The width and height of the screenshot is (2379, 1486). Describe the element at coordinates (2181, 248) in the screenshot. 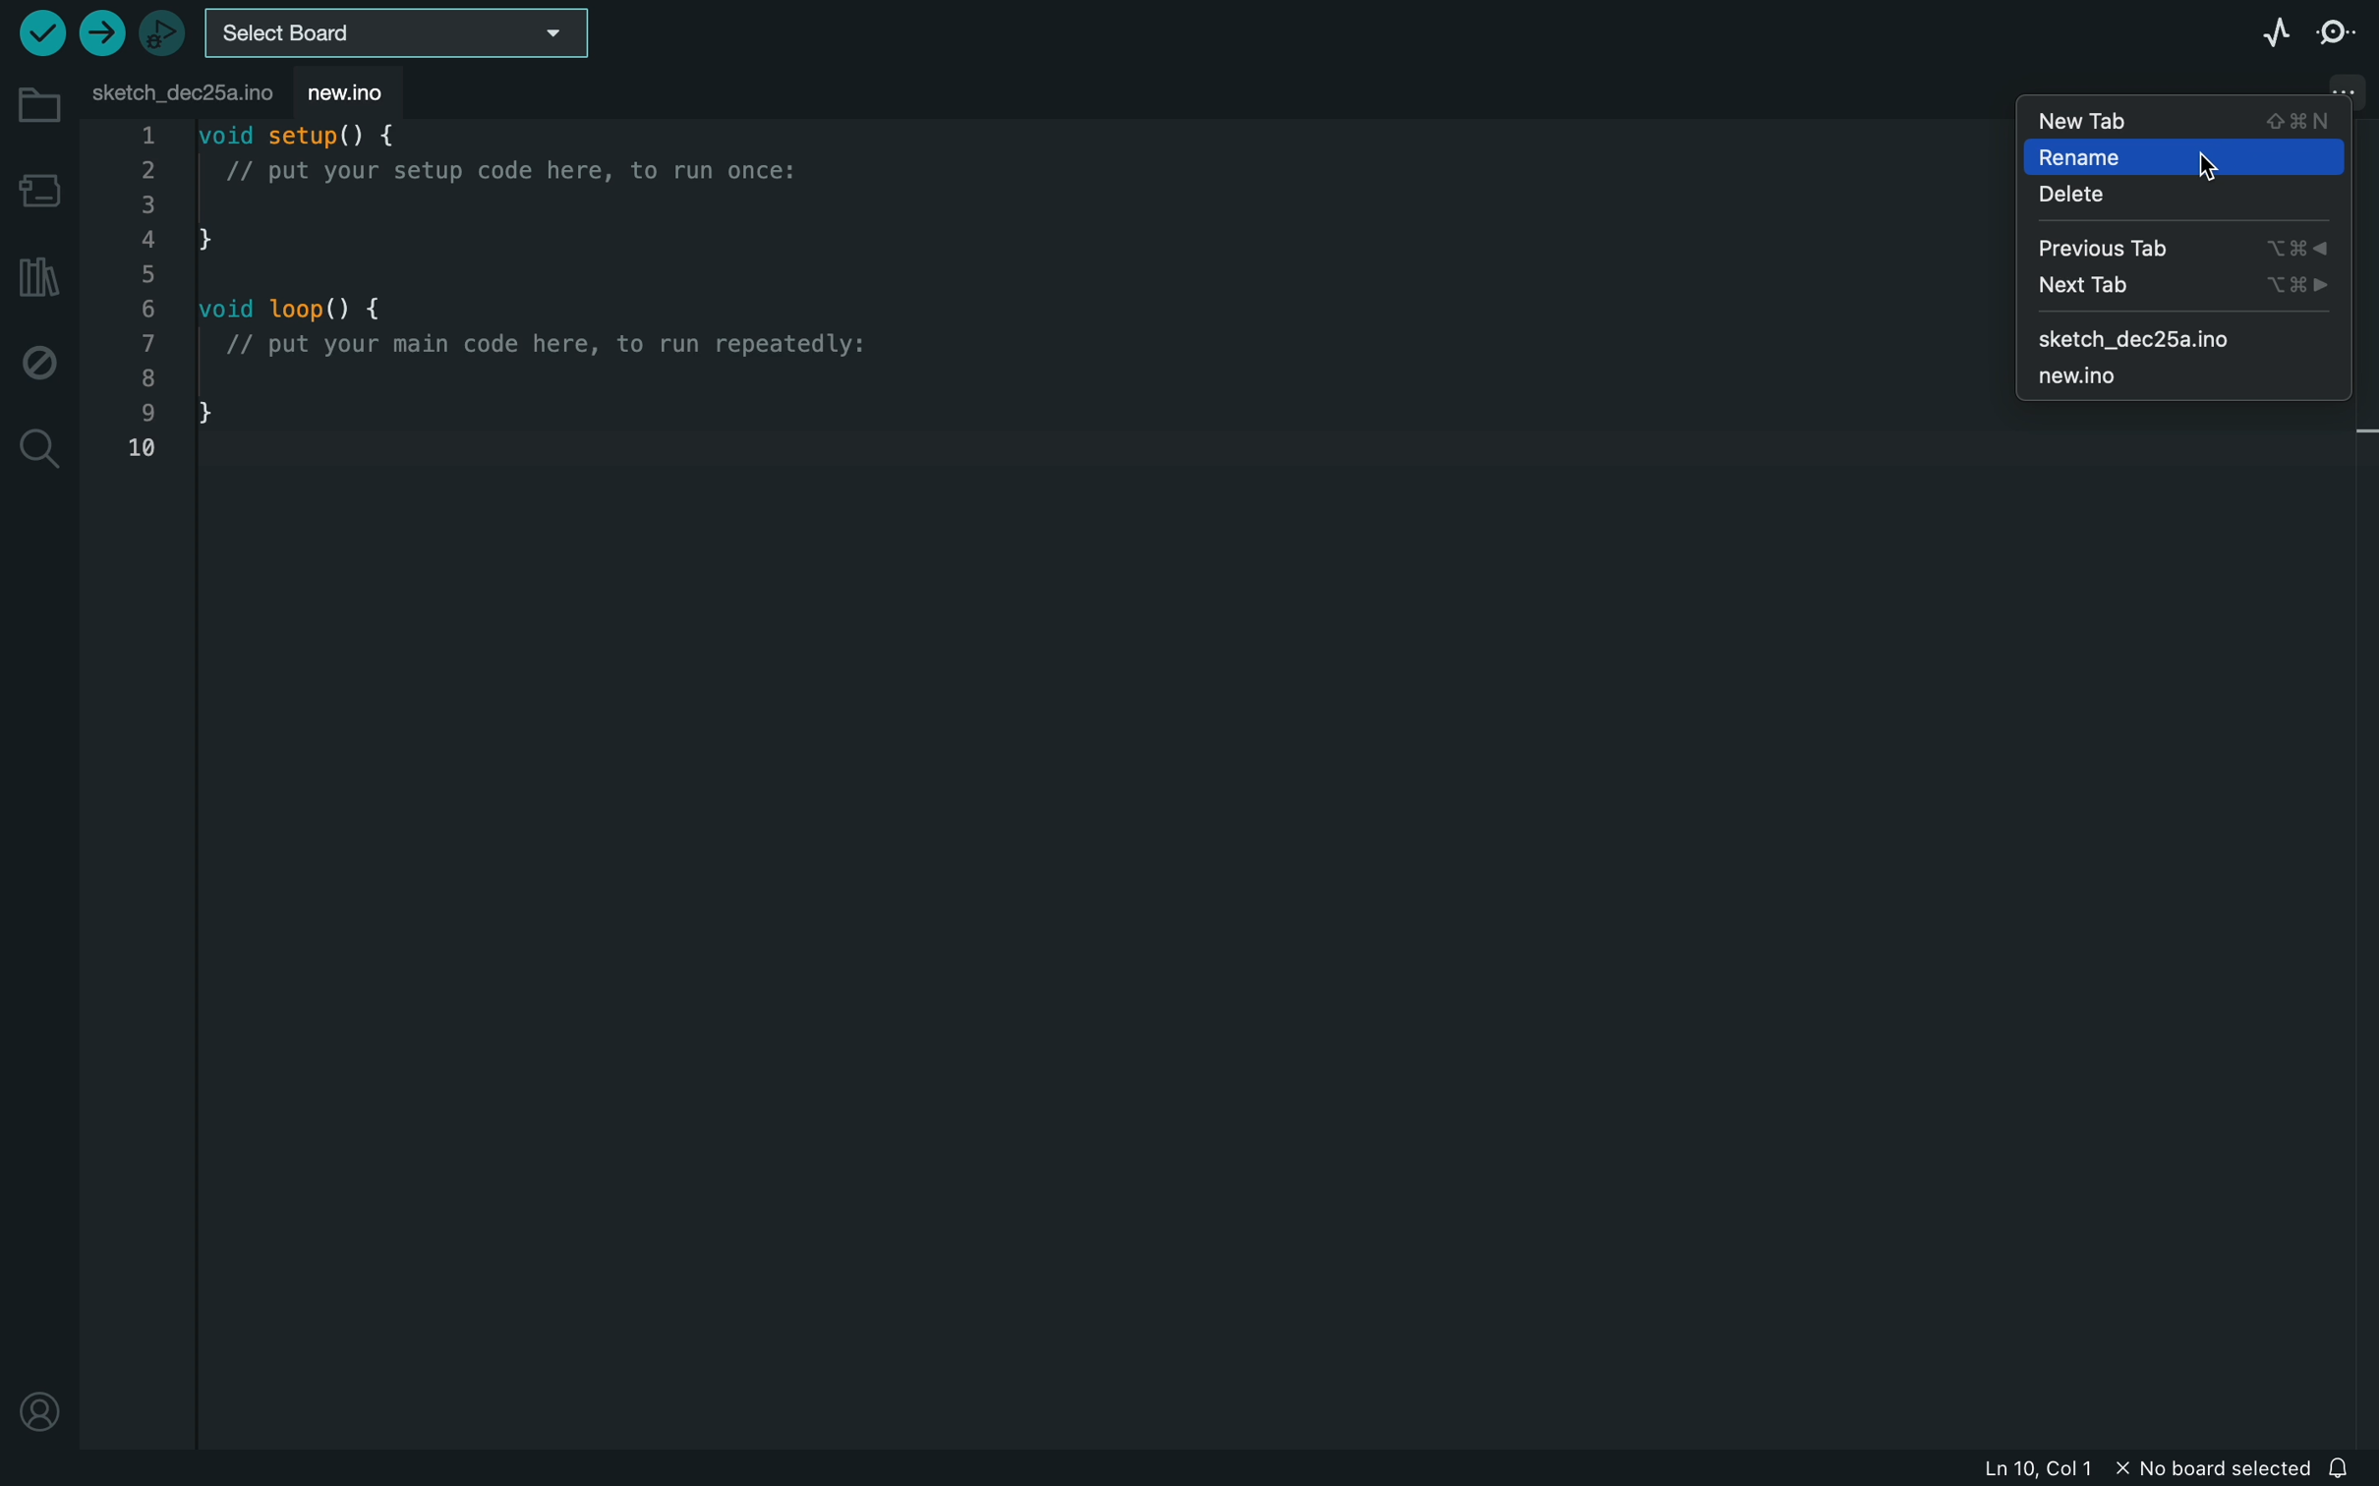

I see `previous tab` at that location.